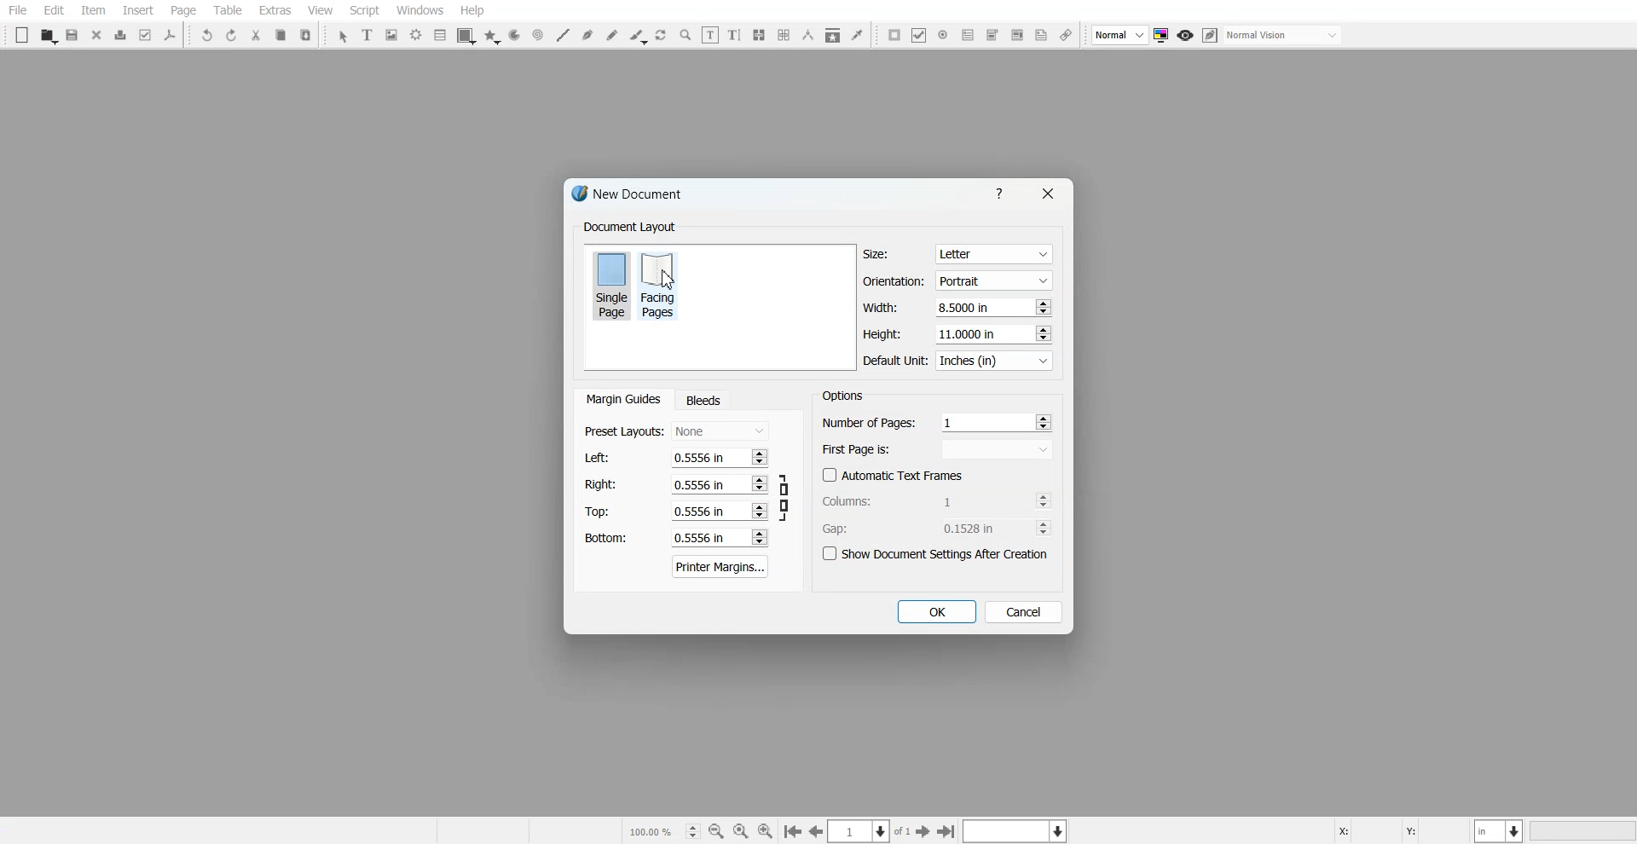 The width and height of the screenshot is (1637, 844). Describe the element at coordinates (734, 35) in the screenshot. I see `Edit Text` at that location.